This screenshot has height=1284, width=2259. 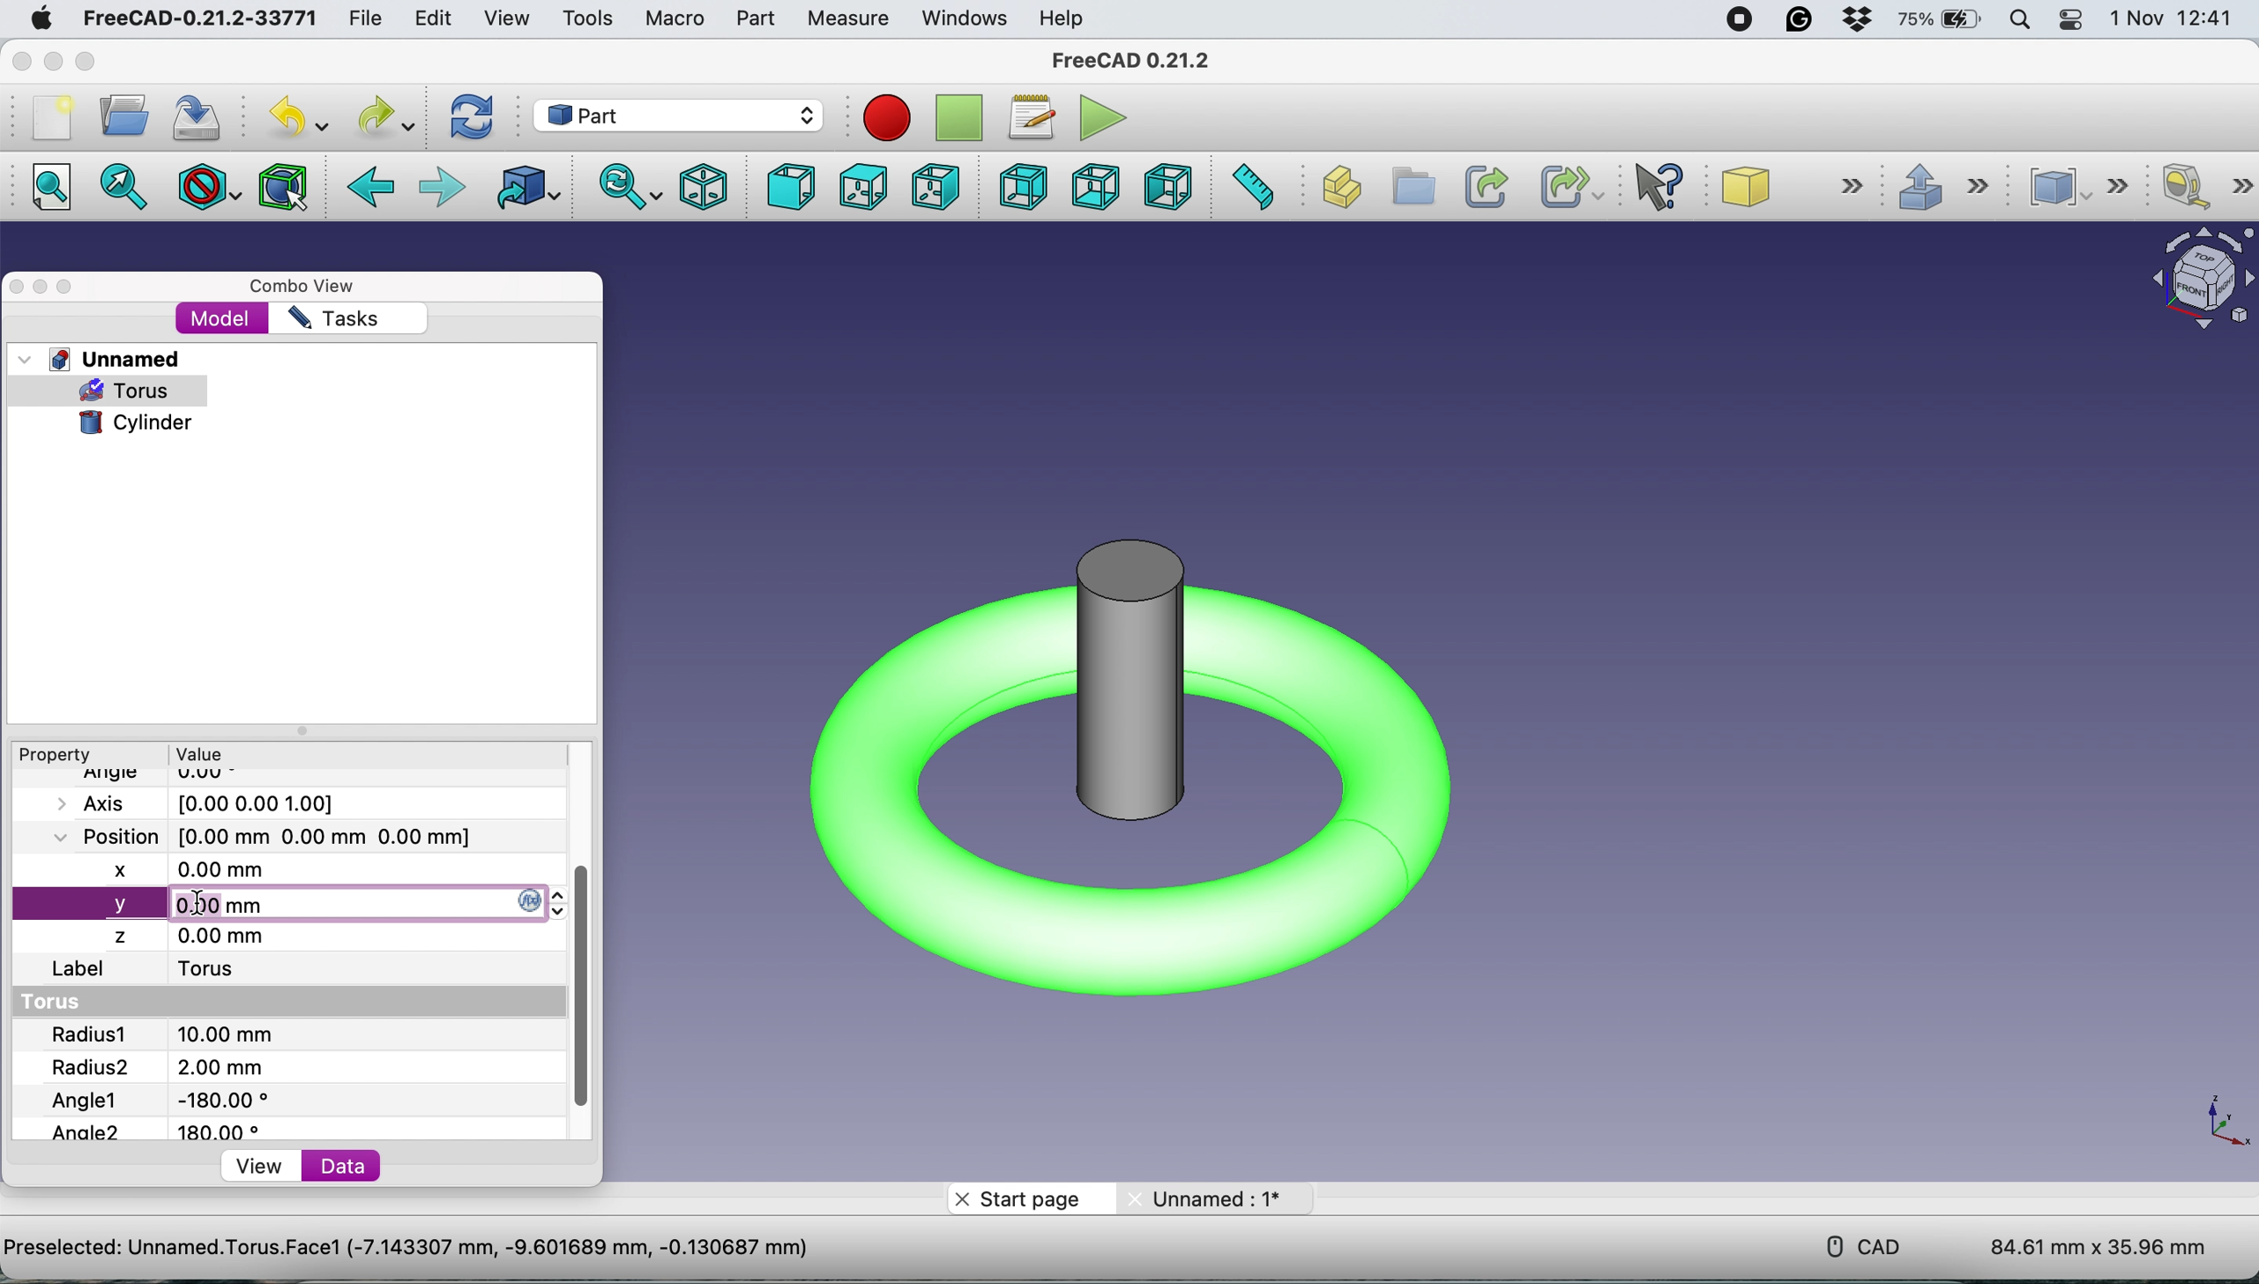 What do you see at coordinates (1027, 116) in the screenshot?
I see `macros` at bounding box center [1027, 116].